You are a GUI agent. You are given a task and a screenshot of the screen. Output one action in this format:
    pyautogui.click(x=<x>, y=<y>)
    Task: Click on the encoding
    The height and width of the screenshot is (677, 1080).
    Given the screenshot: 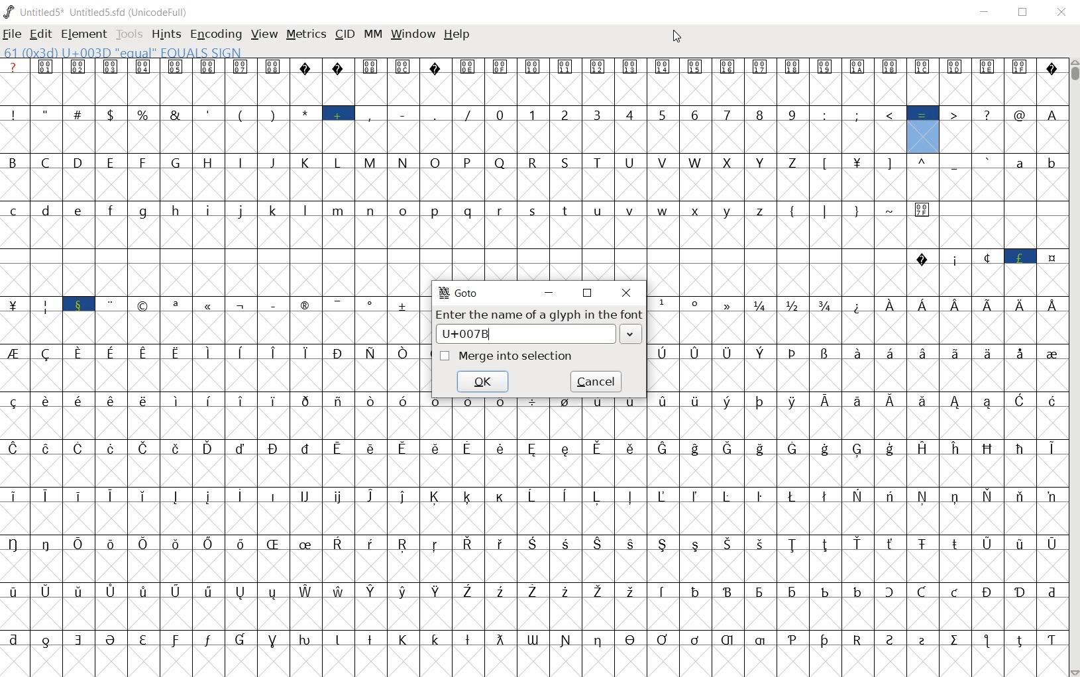 What is the action you would take?
    pyautogui.click(x=215, y=33)
    